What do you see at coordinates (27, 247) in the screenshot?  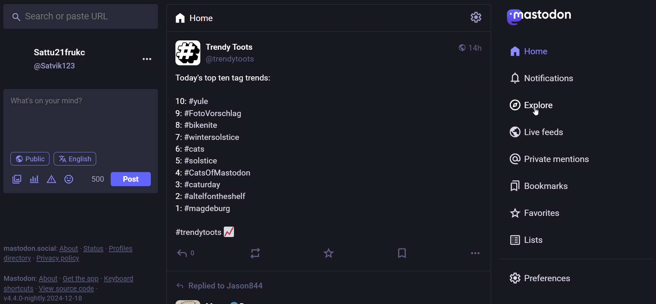 I see `mastodon social` at bounding box center [27, 247].